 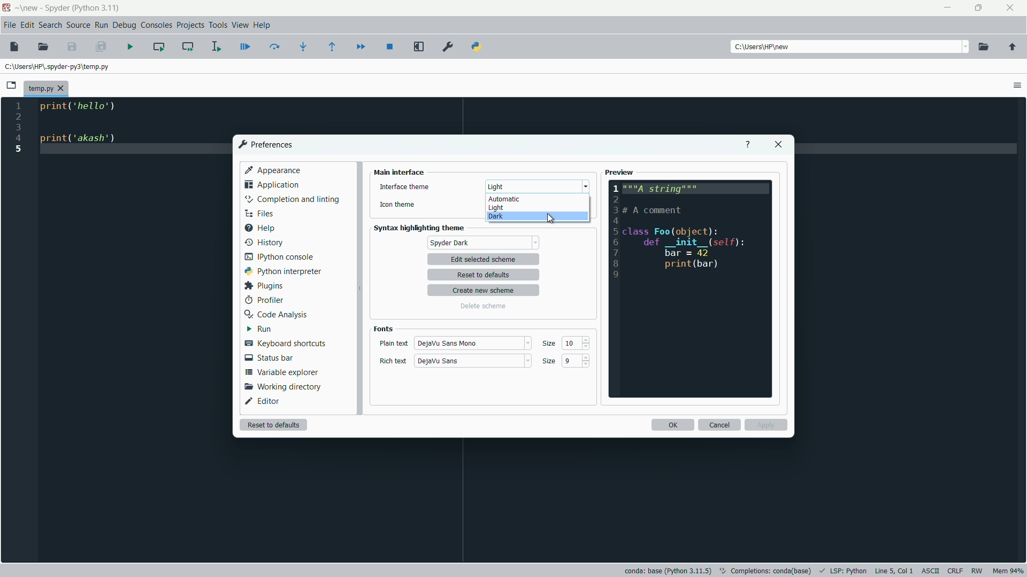 What do you see at coordinates (97, 7) in the screenshot?
I see `python 3.11` at bounding box center [97, 7].